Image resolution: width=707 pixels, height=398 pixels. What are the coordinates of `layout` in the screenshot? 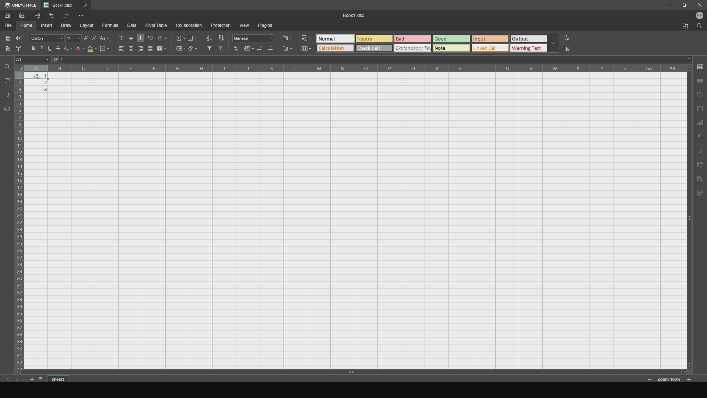 It's located at (88, 25).